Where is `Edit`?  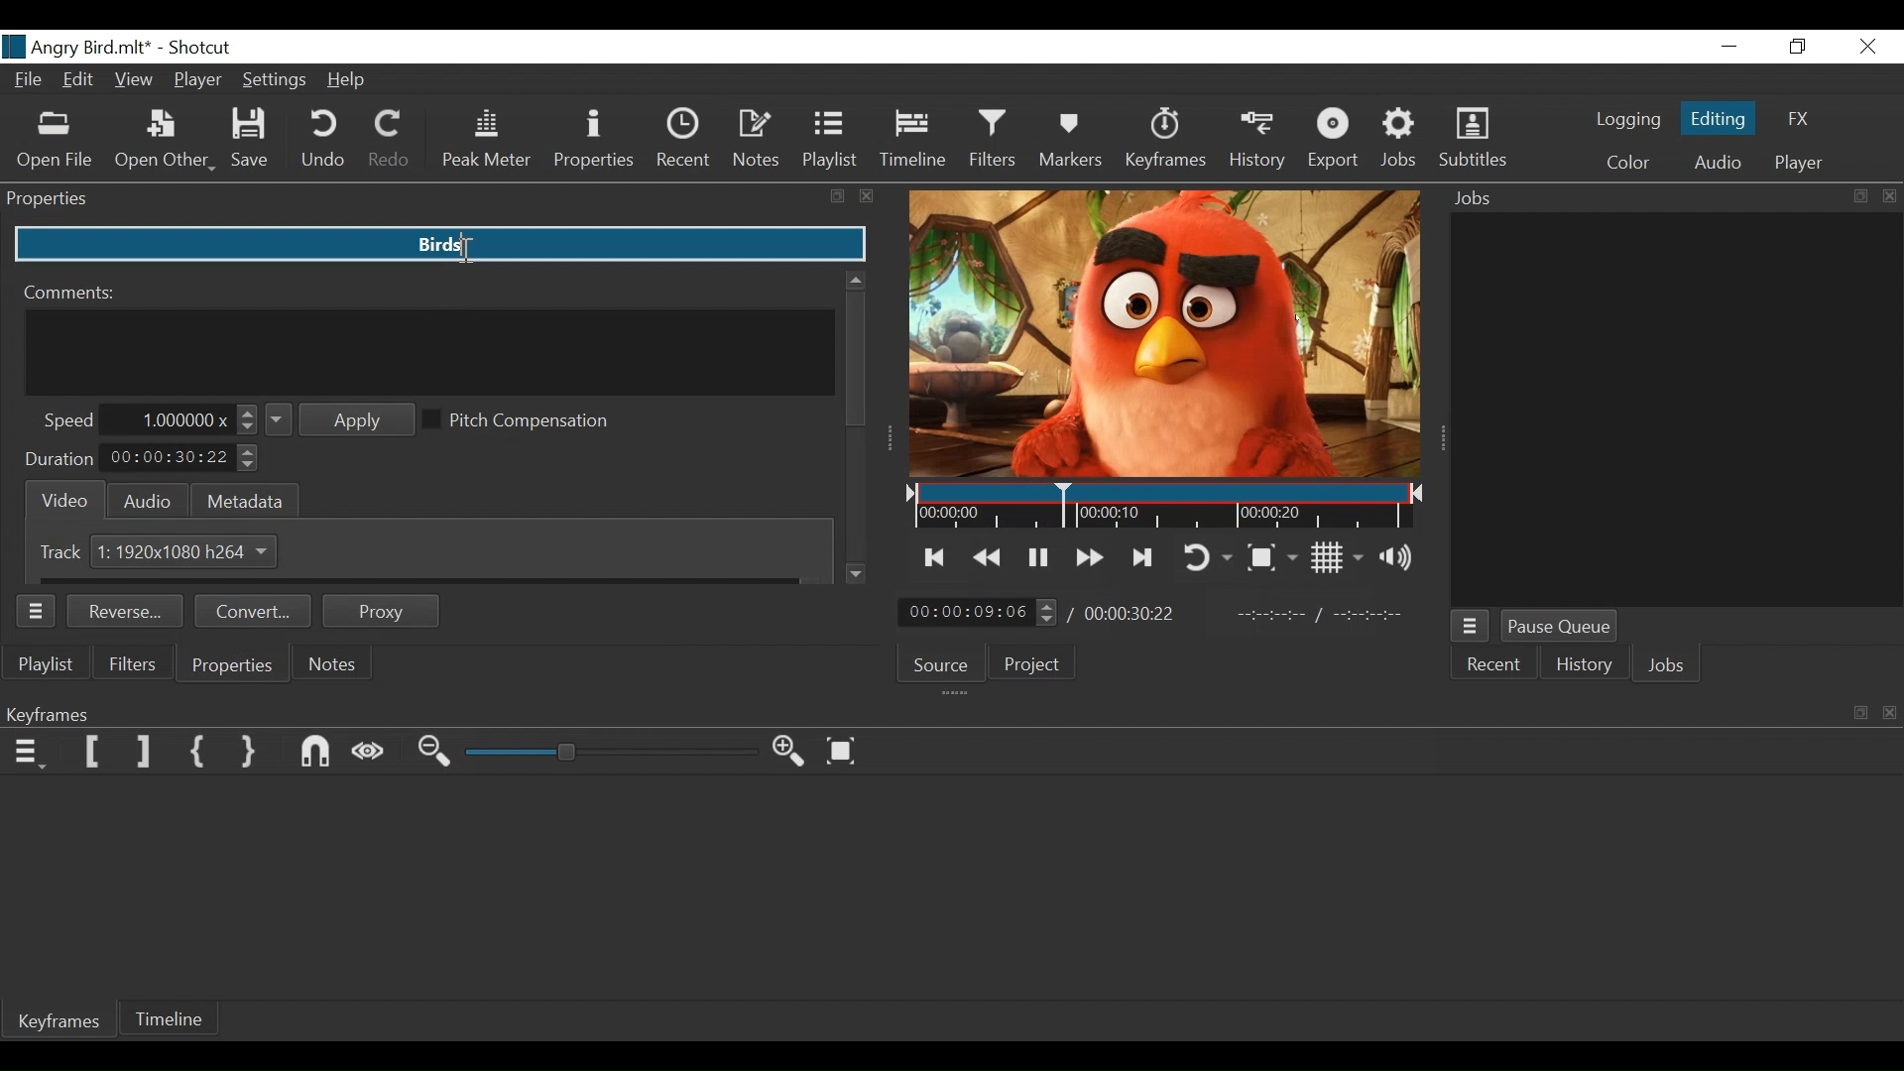 Edit is located at coordinates (80, 82).